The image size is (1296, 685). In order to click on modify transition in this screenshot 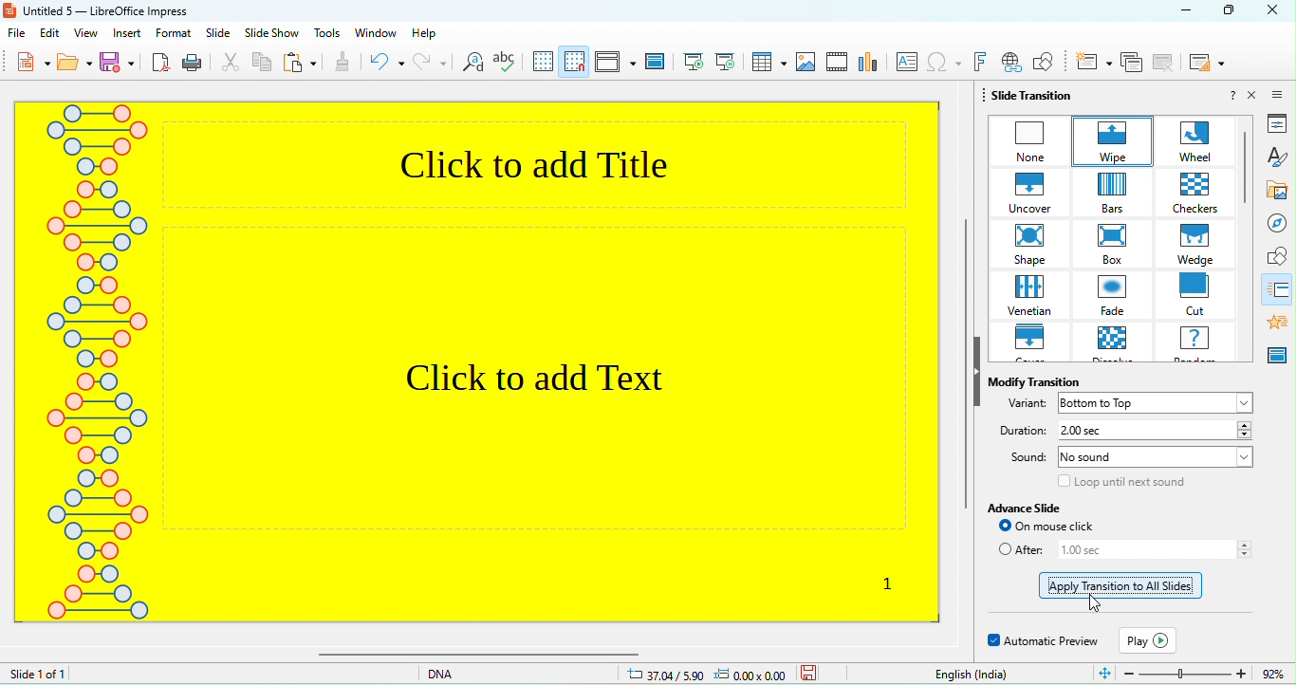, I will do `click(1032, 379)`.